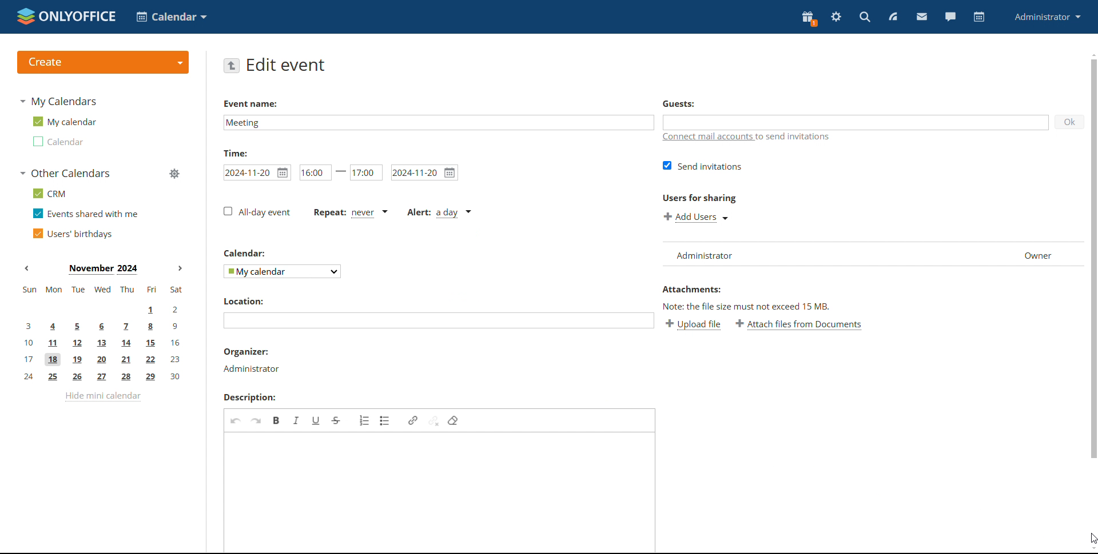  I want to click on end date, so click(424, 173).